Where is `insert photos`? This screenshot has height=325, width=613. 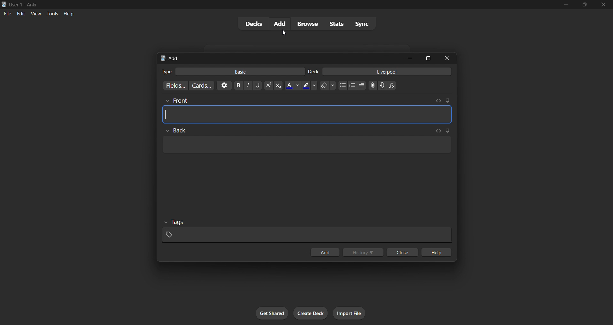 insert photos is located at coordinates (371, 85).